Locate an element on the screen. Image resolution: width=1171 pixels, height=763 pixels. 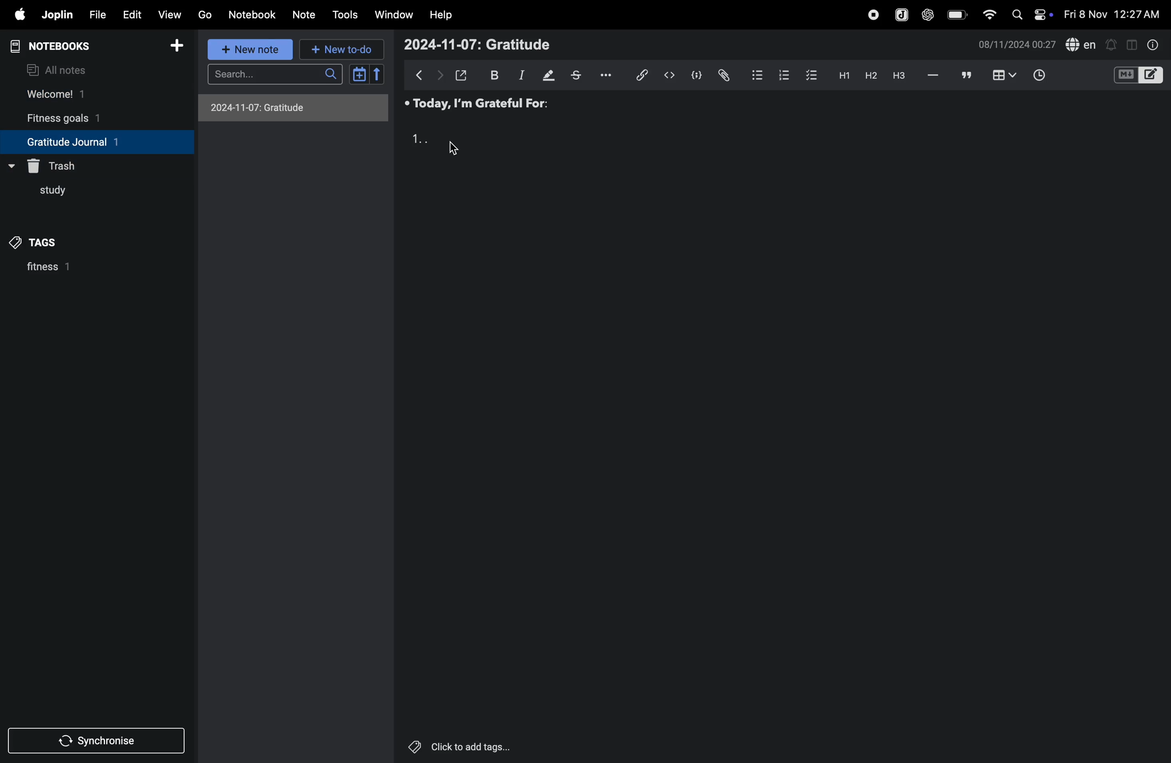
note book is located at coordinates (68, 46).